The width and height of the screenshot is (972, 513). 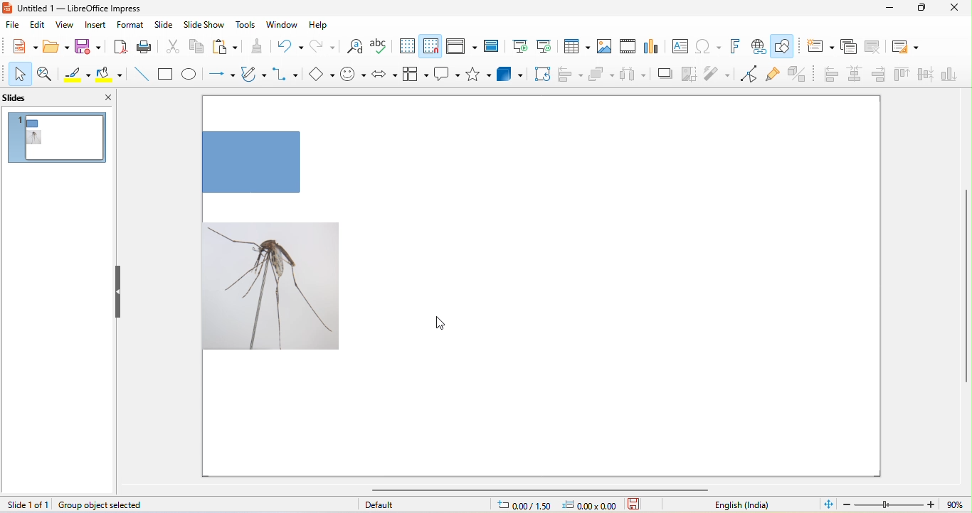 What do you see at coordinates (171, 45) in the screenshot?
I see `cut` at bounding box center [171, 45].